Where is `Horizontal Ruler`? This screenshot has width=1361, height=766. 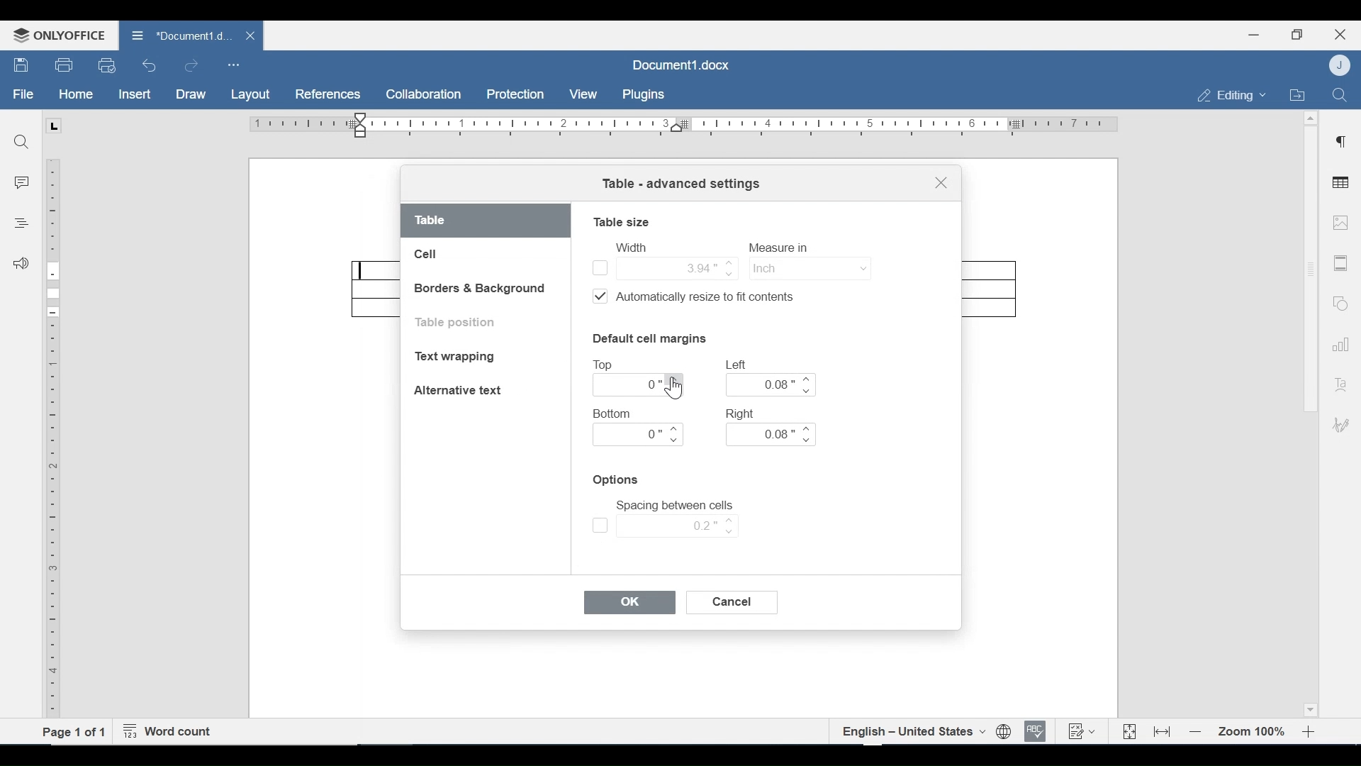
Horizontal Ruler is located at coordinates (683, 125).